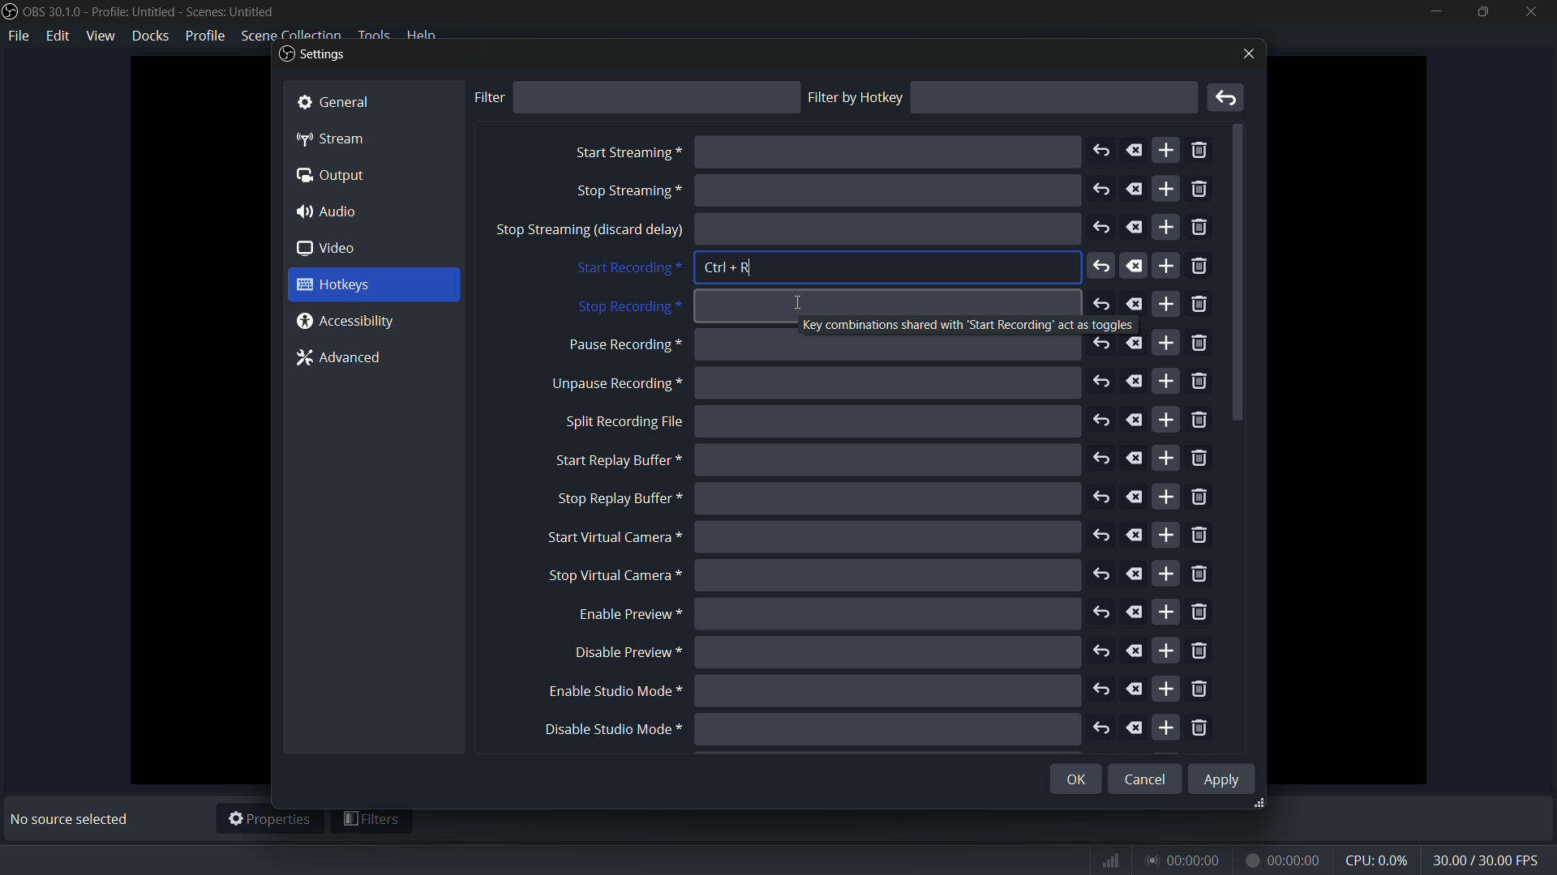 This screenshot has width=1557, height=875. I want to click on 3 Hotkeys, so click(358, 285).